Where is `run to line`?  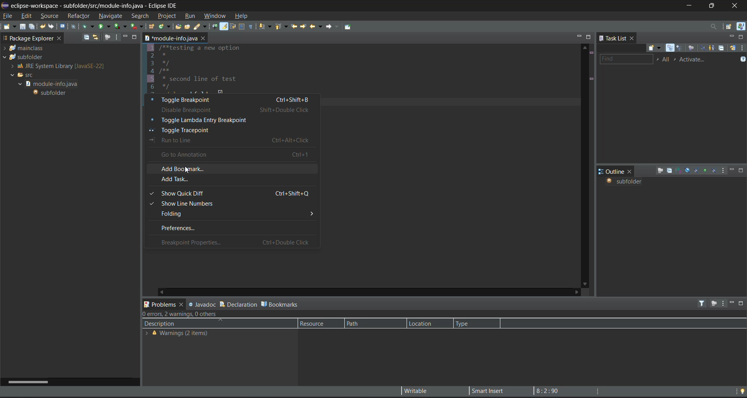 run to line is located at coordinates (234, 140).